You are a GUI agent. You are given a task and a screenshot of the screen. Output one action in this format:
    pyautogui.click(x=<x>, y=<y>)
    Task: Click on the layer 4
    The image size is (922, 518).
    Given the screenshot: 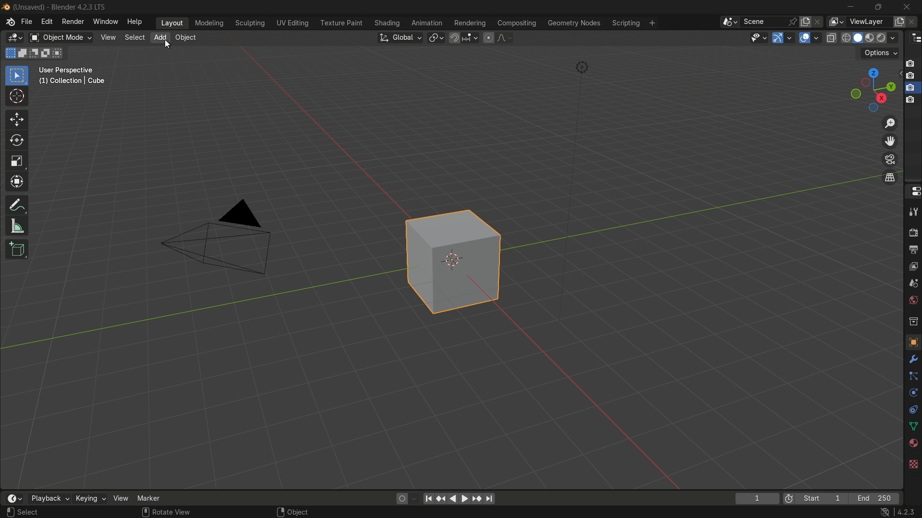 What is the action you would take?
    pyautogui.click(x=910, y=101)
    